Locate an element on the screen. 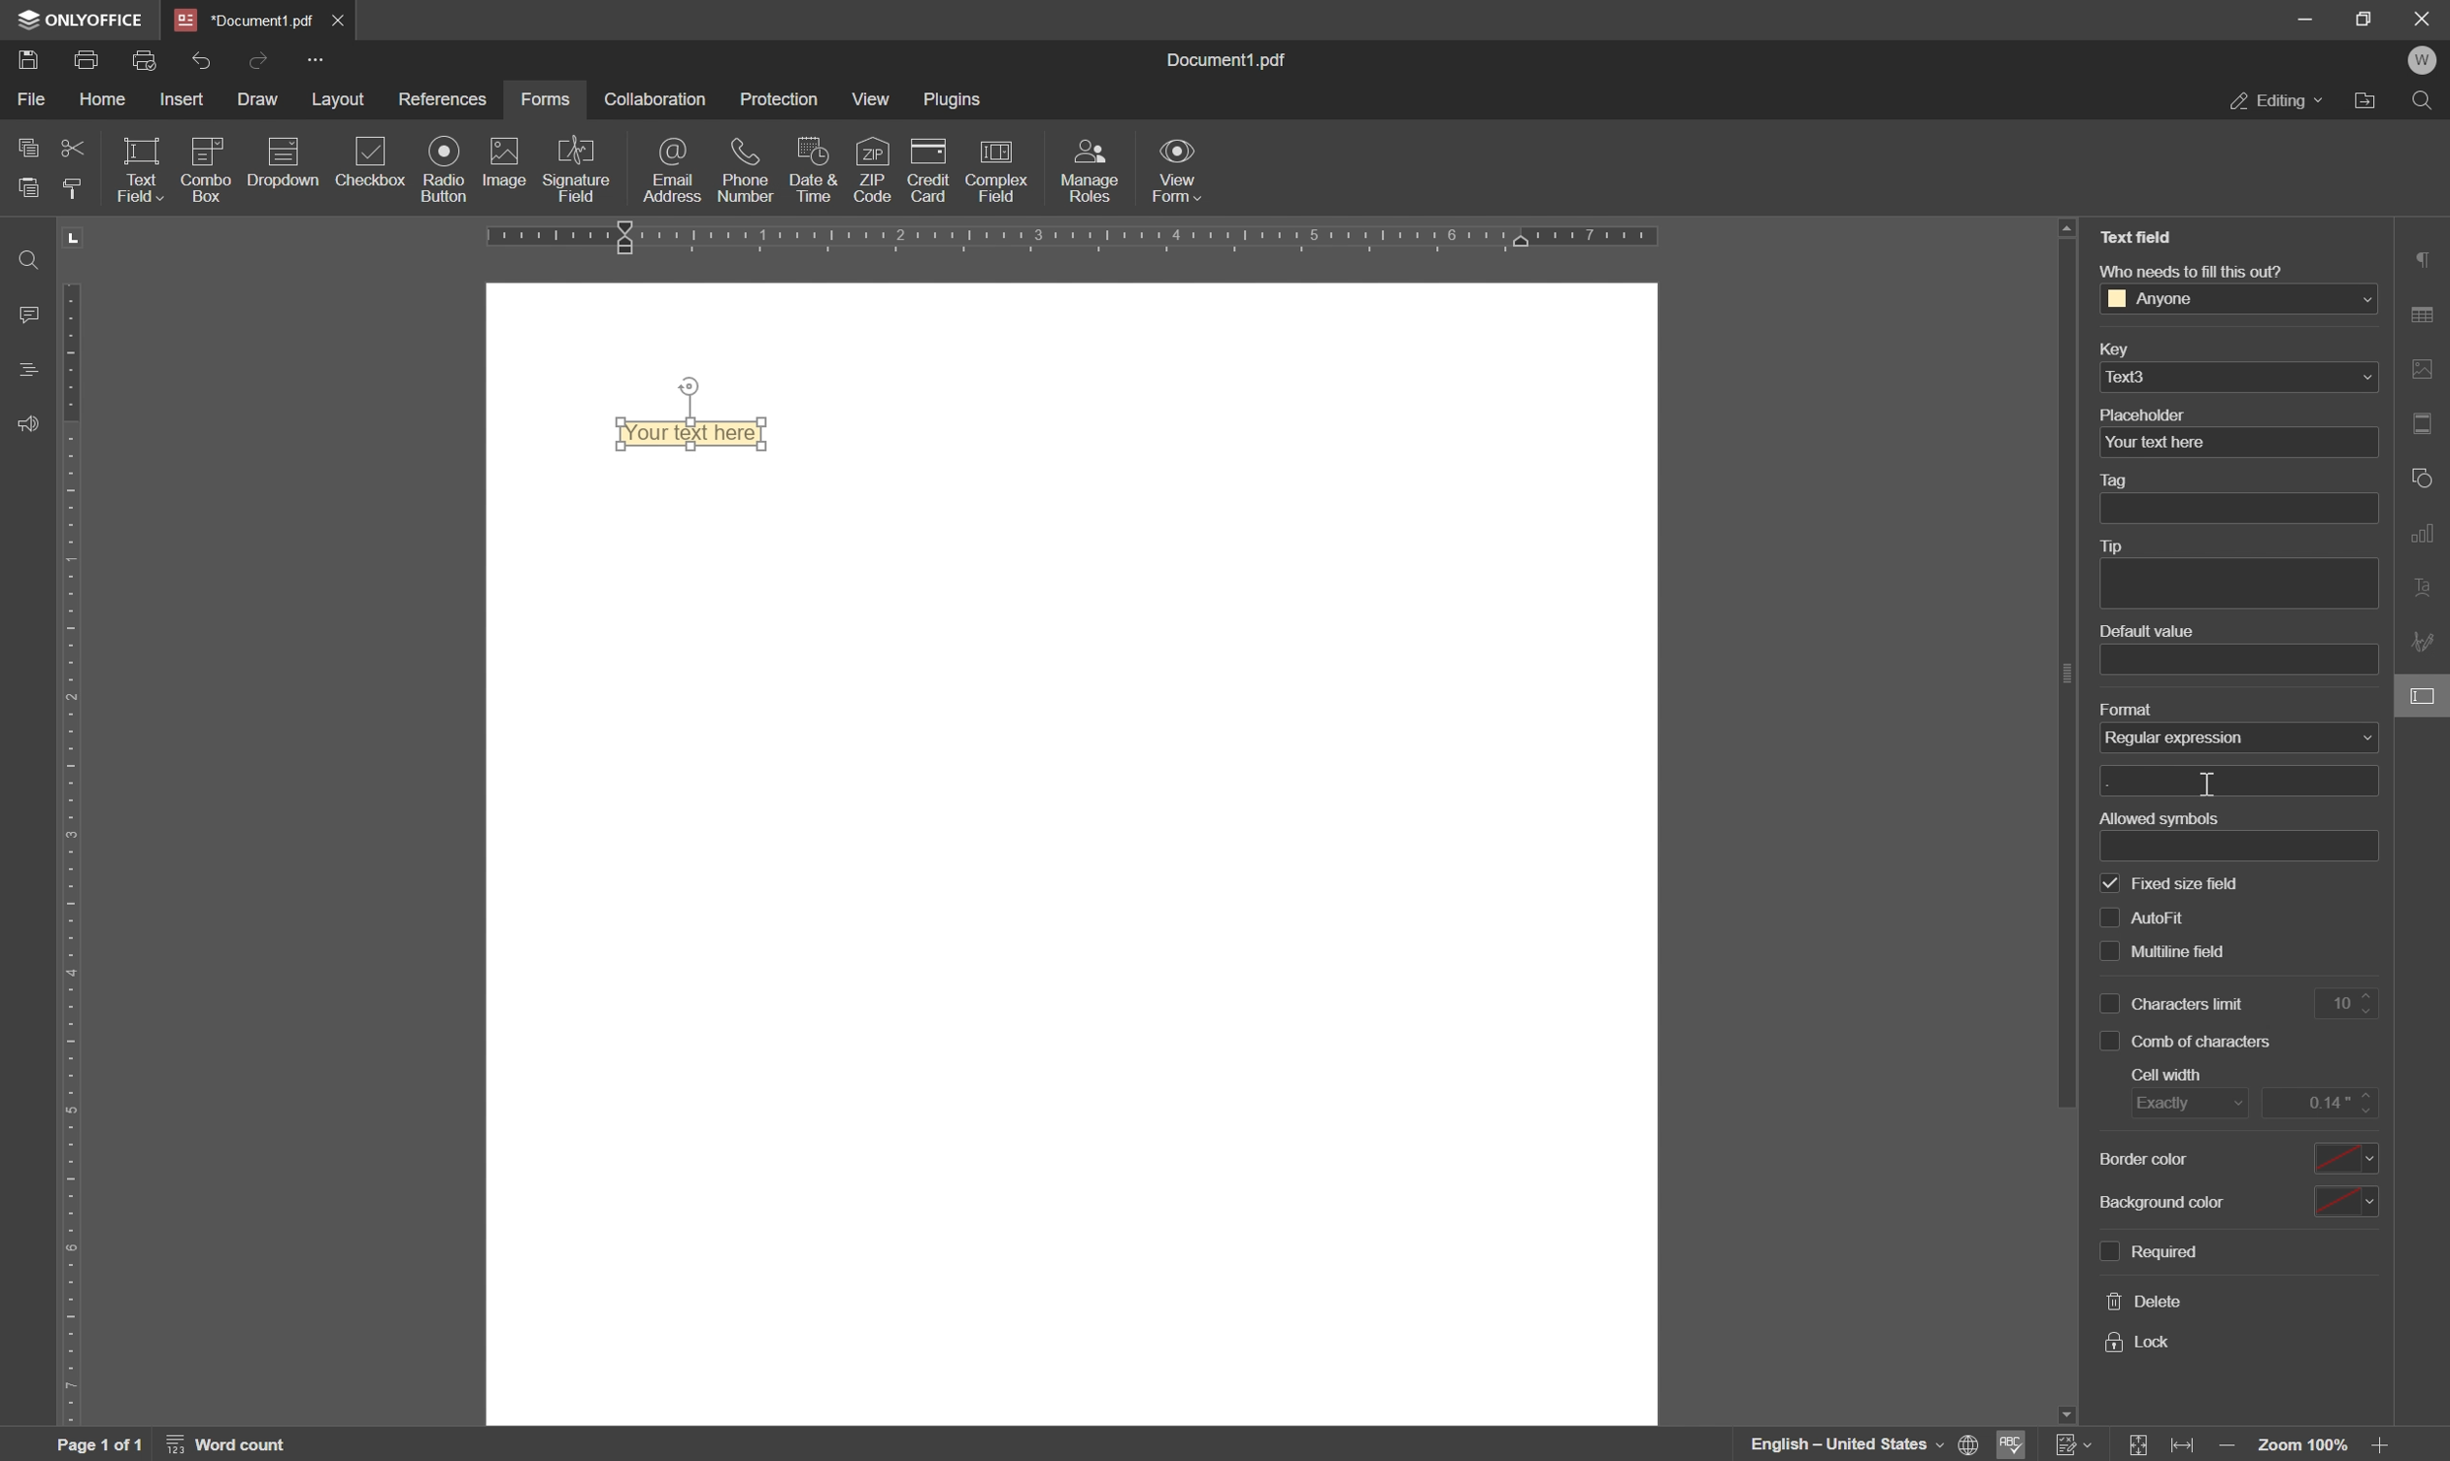  editing is located at coordinates (2276, 103).